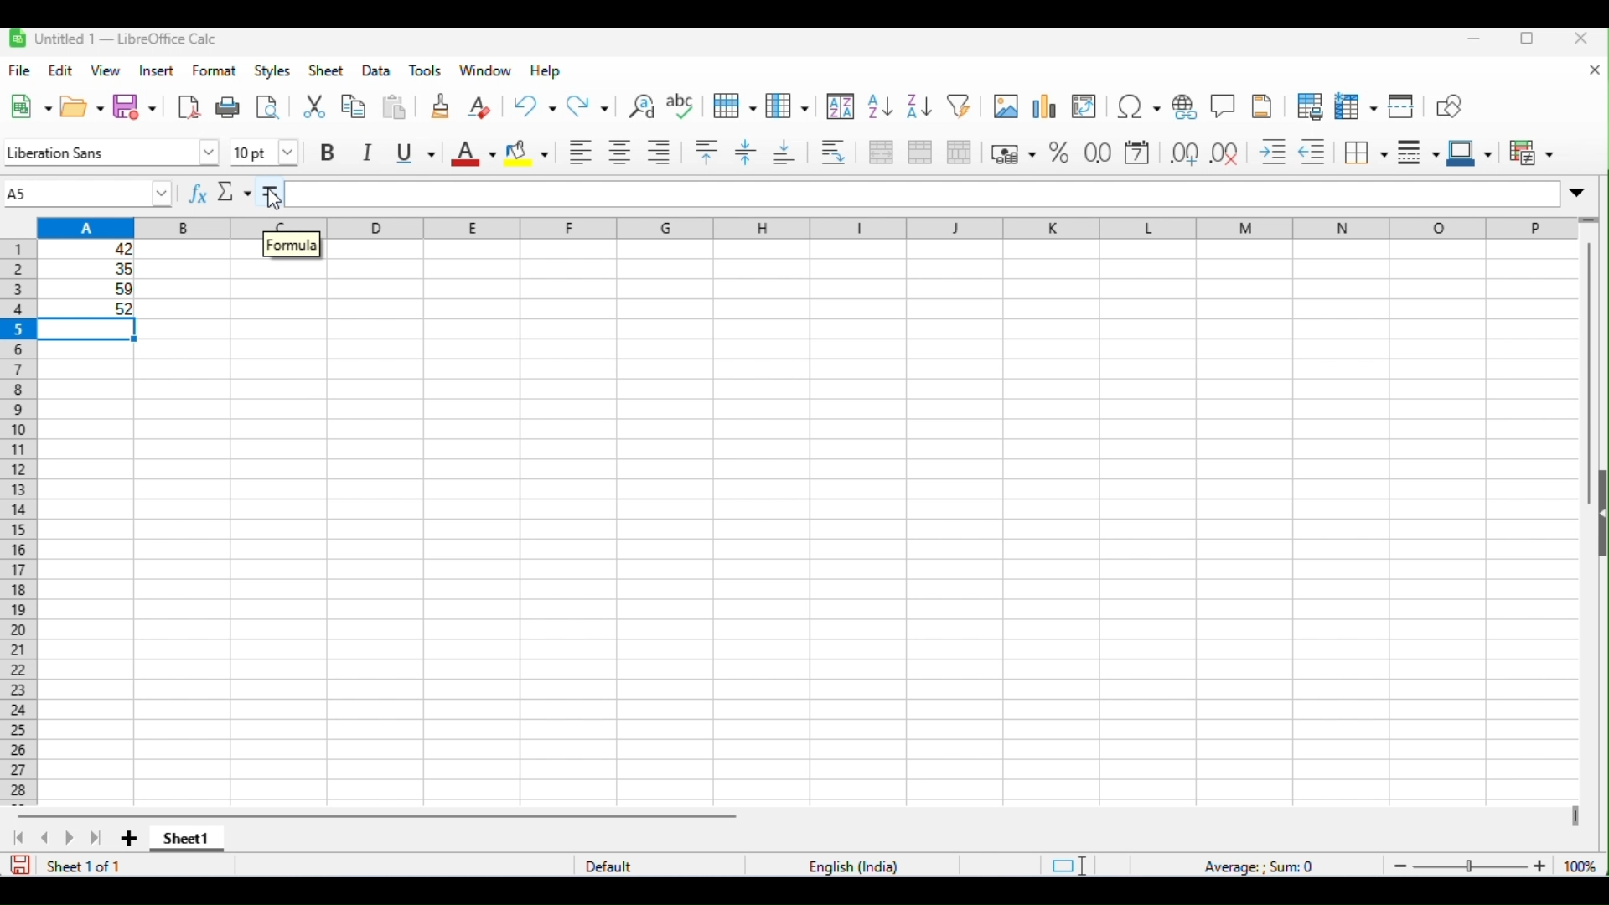 This screenshot has width=1609, height=905. I want to click on merge and center, so click(879, 152).